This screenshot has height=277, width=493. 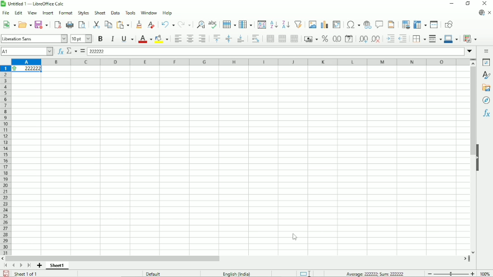 What do you see at coordinates (155, 273) in the screenshot?
I see `Default` at bounding box center [155, 273].